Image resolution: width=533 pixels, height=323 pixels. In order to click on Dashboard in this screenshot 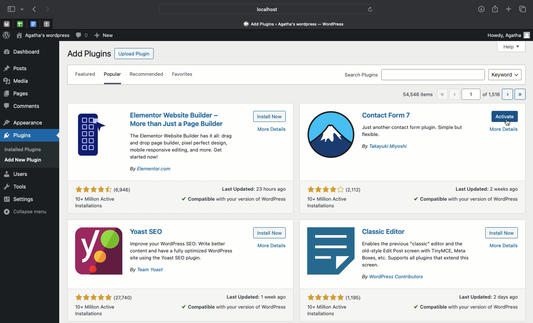, I will do `click(292, 25)`.